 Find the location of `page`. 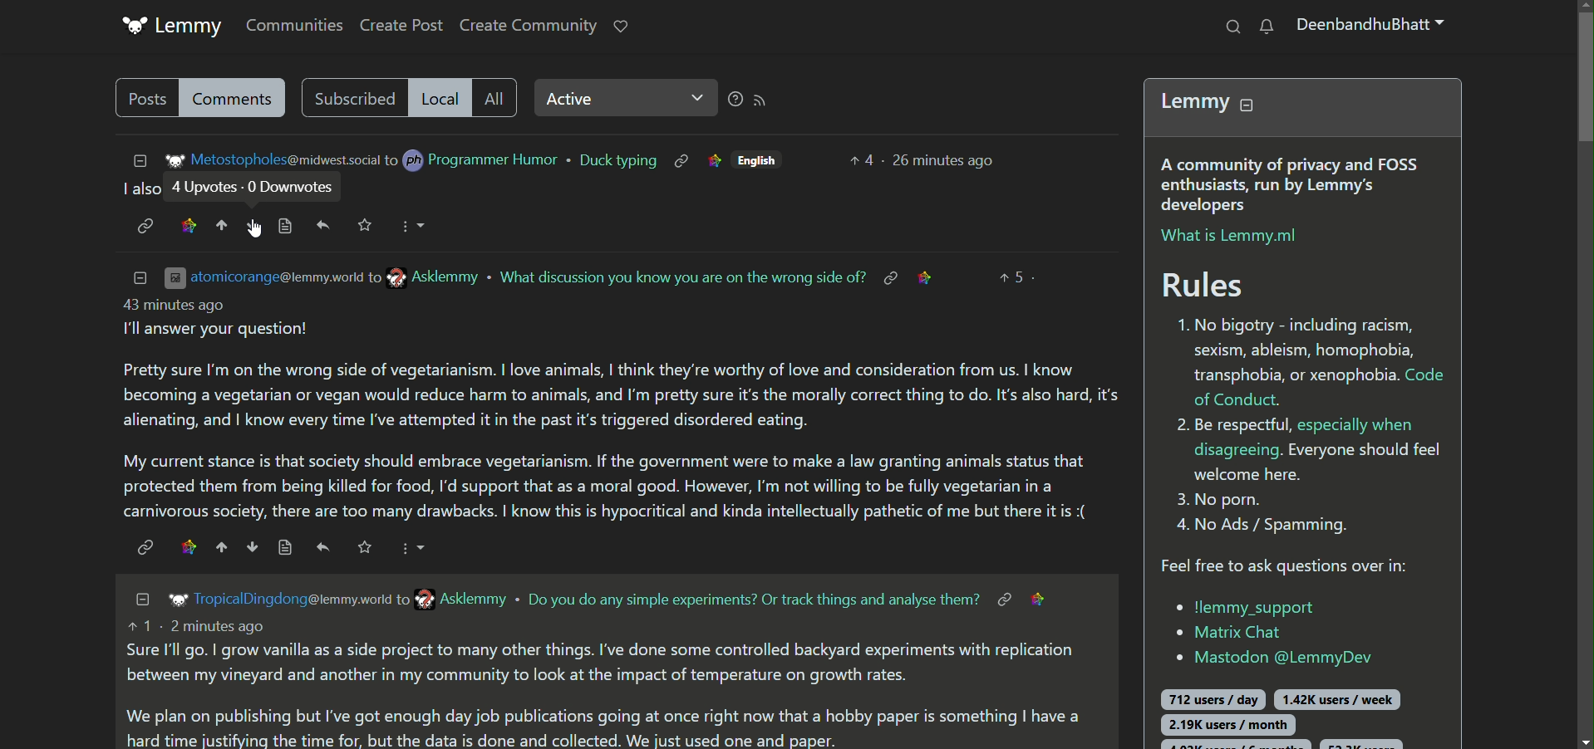

page is located at coordinates (286, 226).